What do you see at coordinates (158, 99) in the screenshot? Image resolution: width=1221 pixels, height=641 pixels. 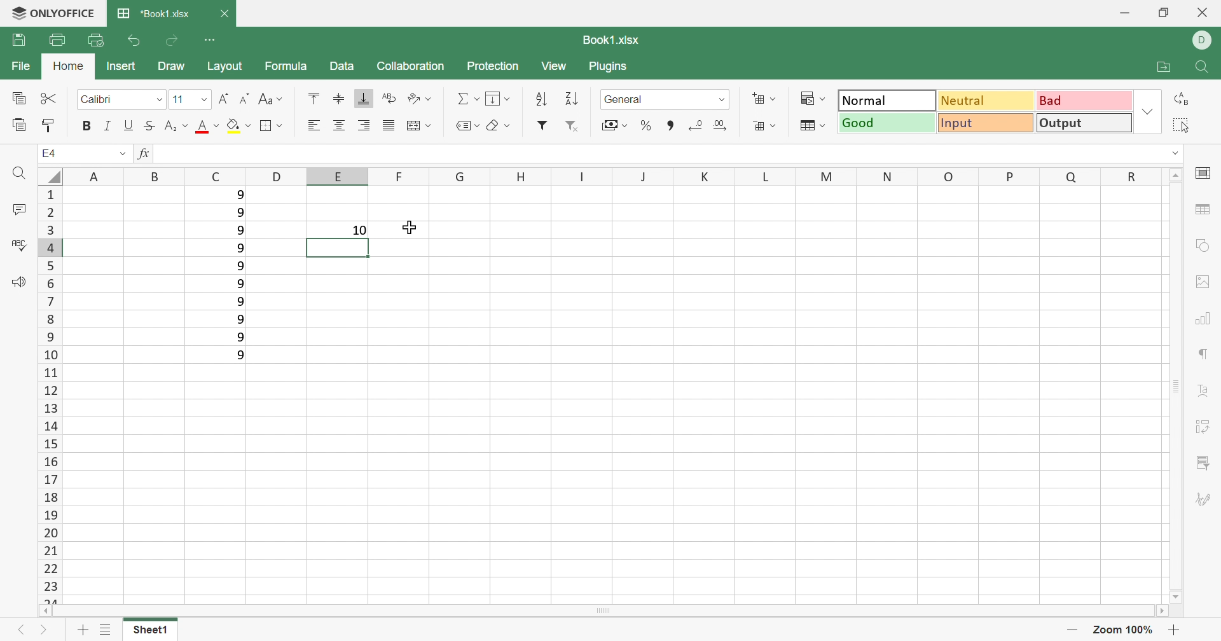 I see `Drop Down` at bounding box center [158, 99].